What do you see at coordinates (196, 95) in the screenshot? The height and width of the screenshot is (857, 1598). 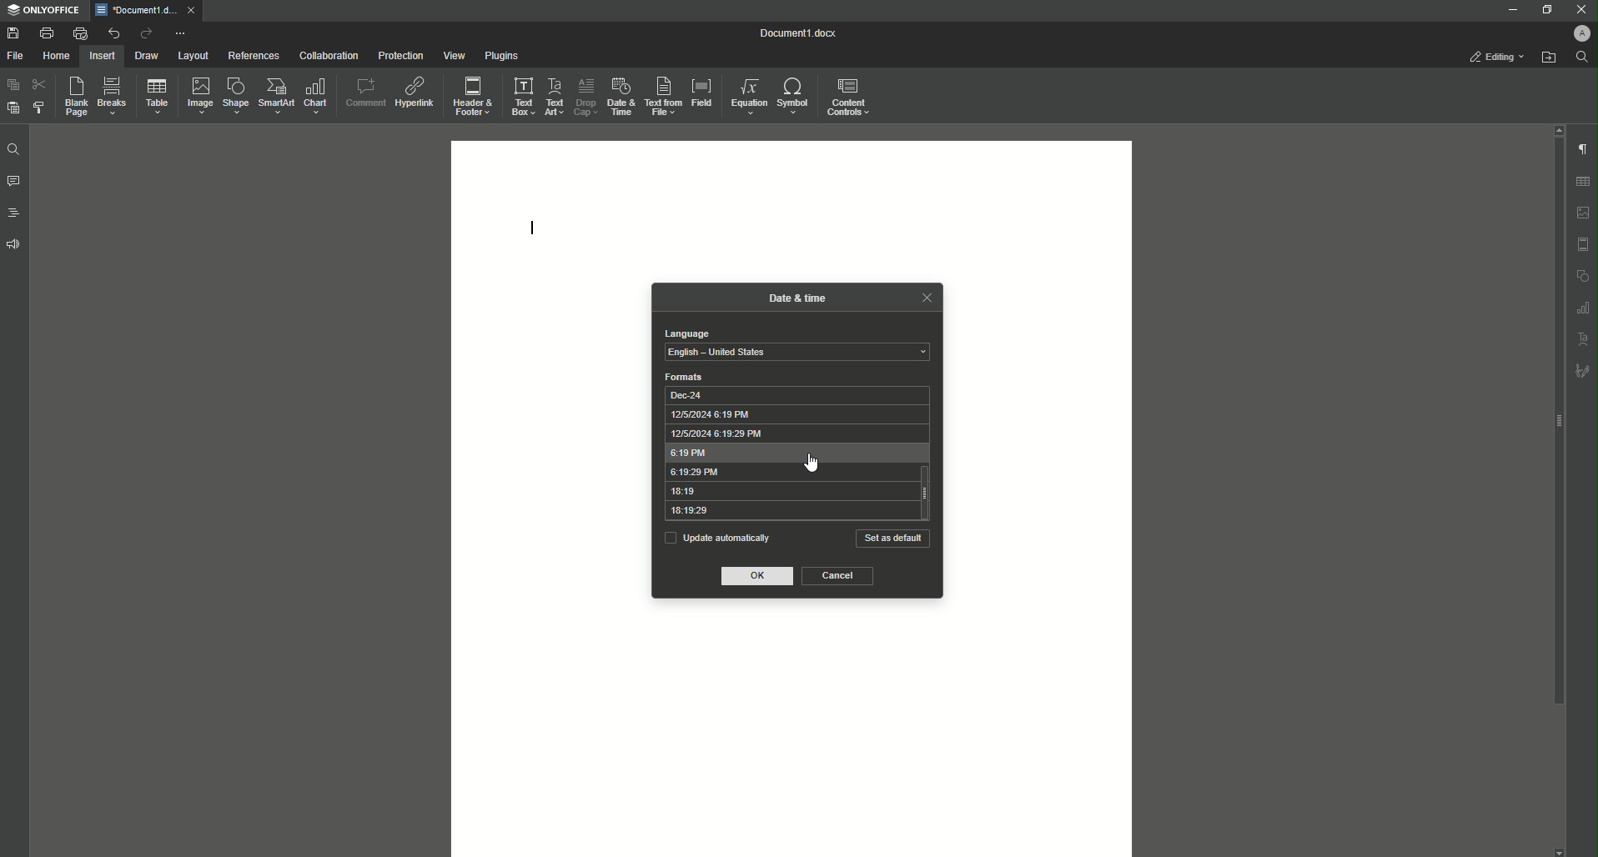 I see `Image` at bounding box center [196, 95].